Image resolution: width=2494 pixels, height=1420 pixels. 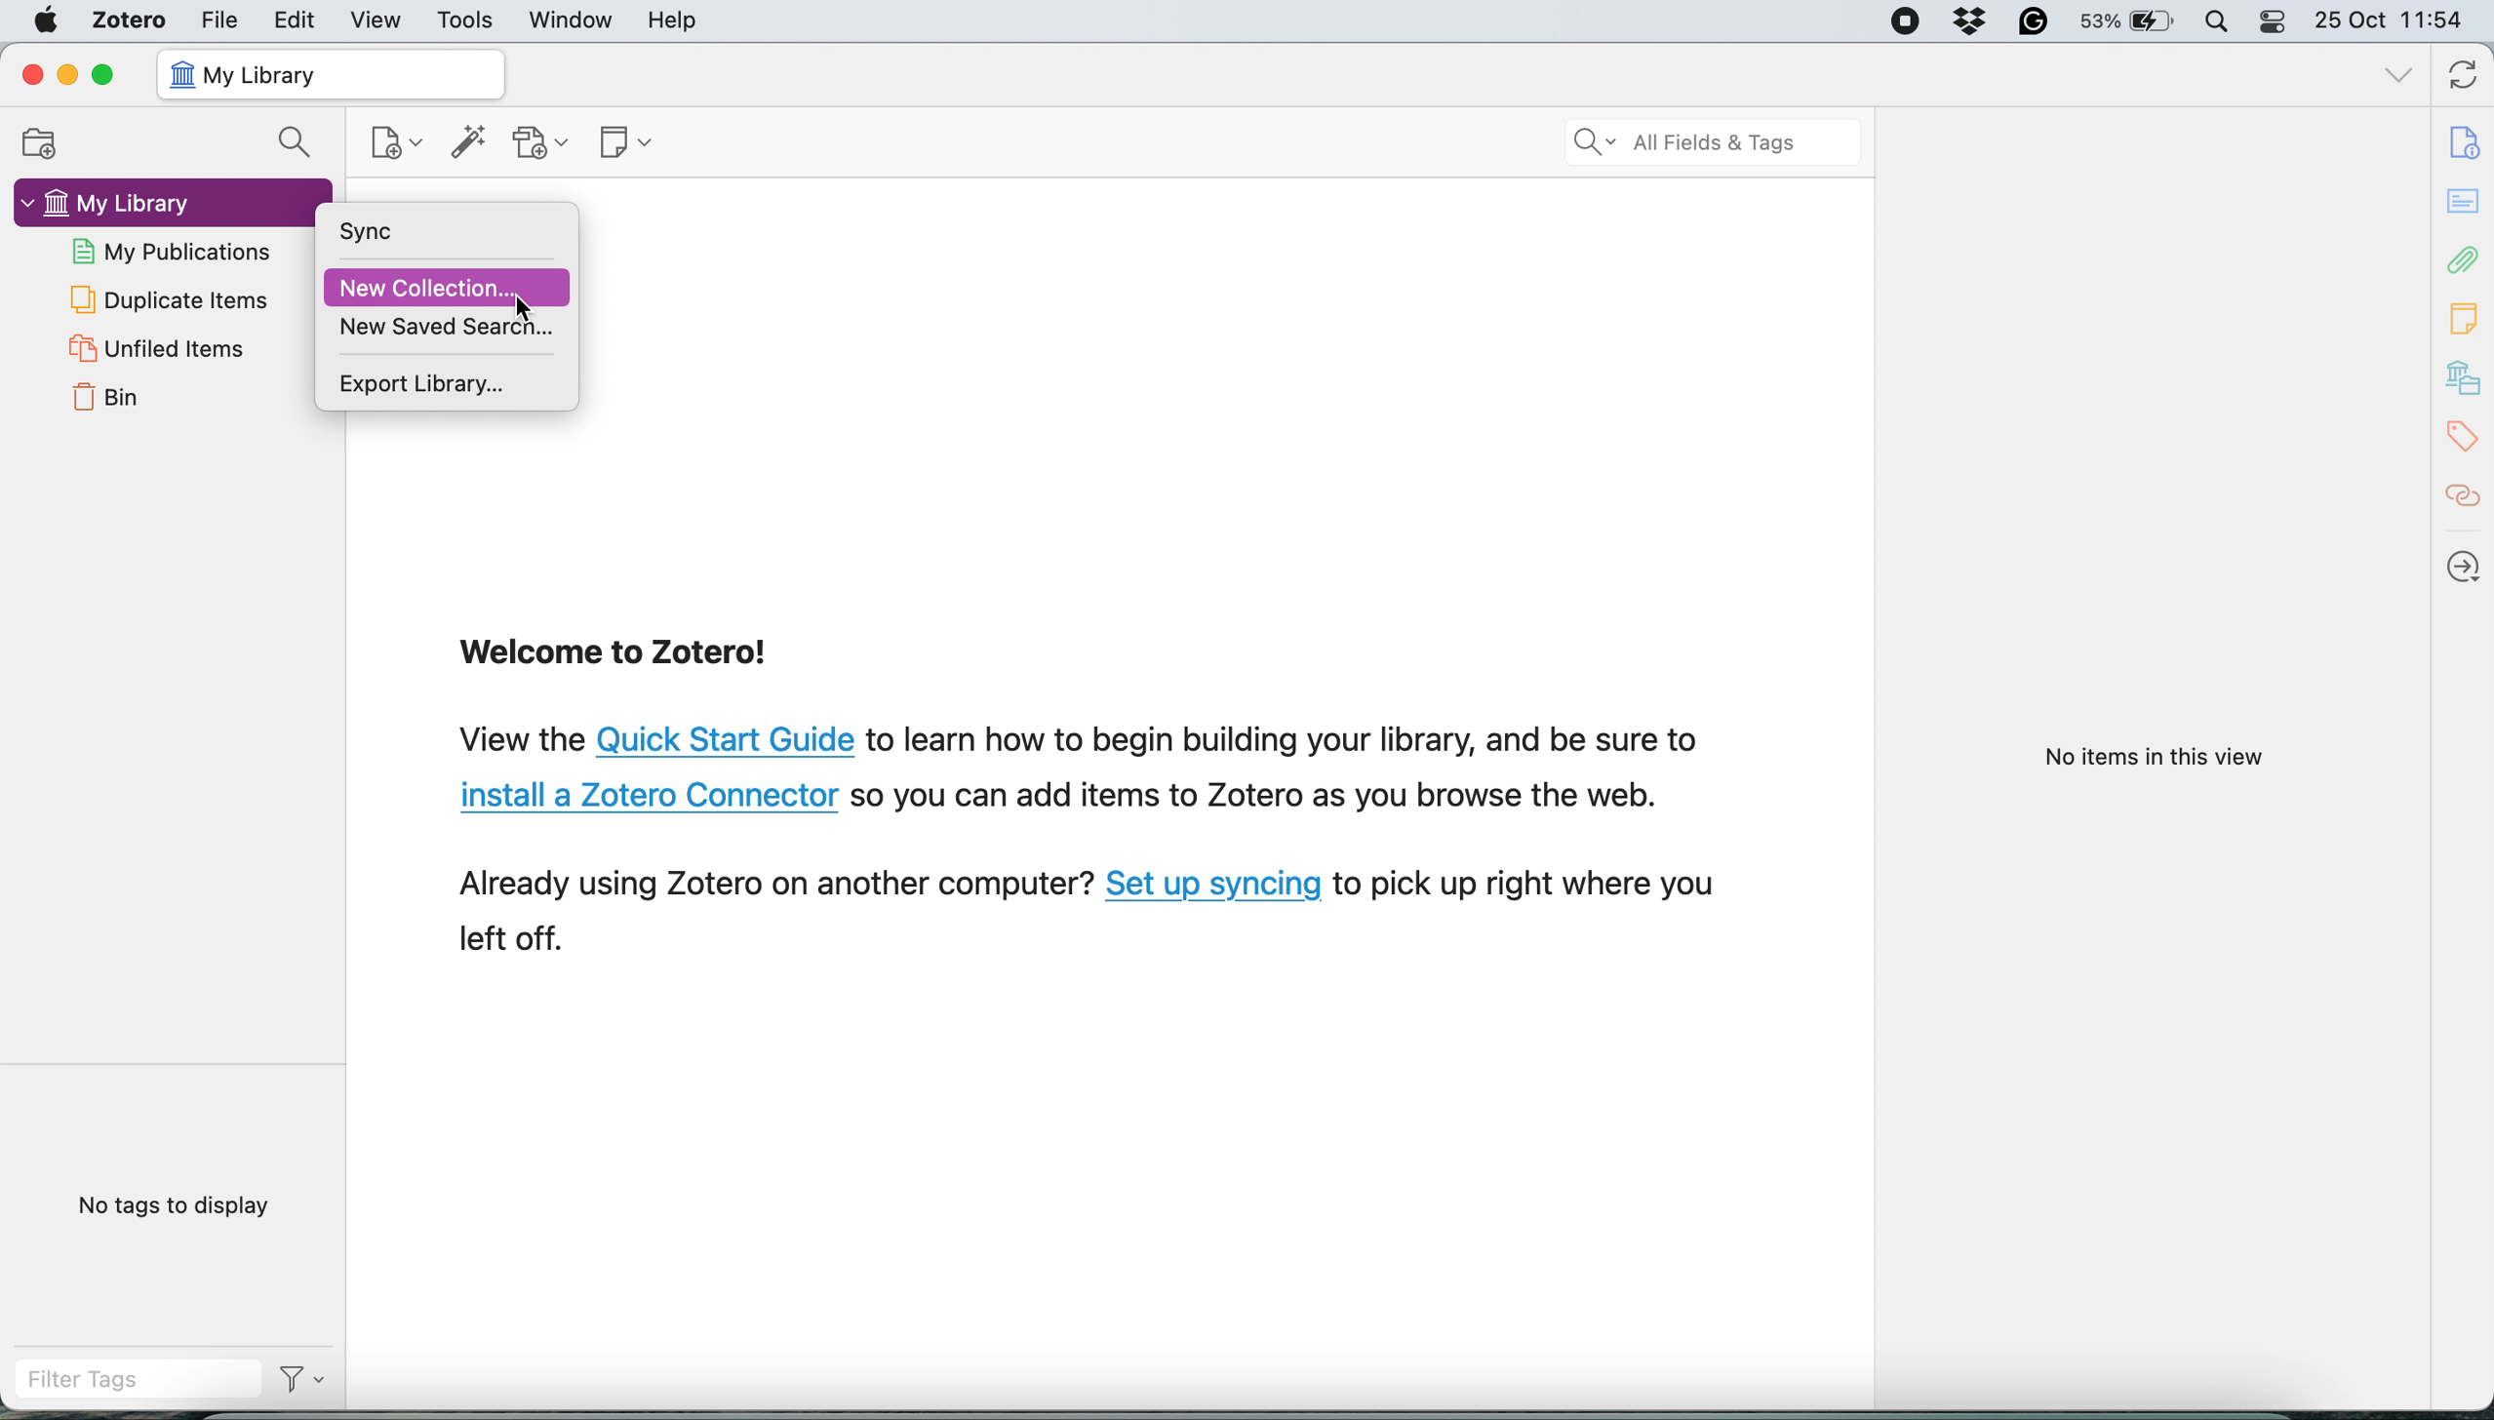 I want to click on my library, so click(x=154, y=201).